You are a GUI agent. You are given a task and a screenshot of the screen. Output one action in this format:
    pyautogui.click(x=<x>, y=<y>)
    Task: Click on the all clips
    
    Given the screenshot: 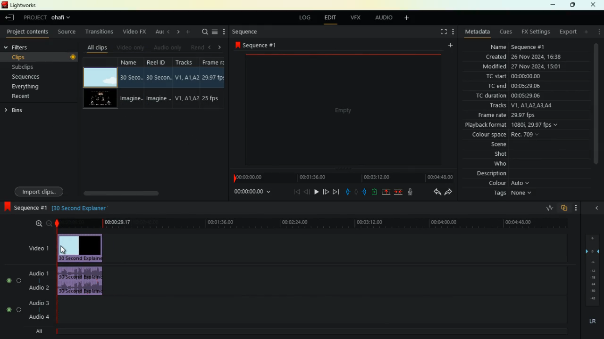 What is the action you would take?
    pyautogui.click(x=97, y=48)
    